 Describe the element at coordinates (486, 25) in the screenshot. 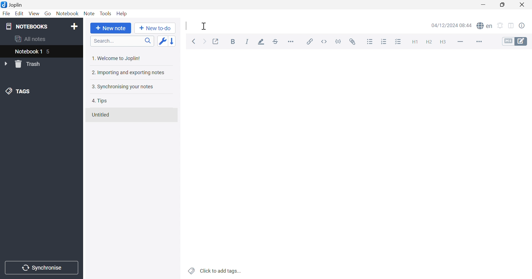

I see `Spell checker` at that location.